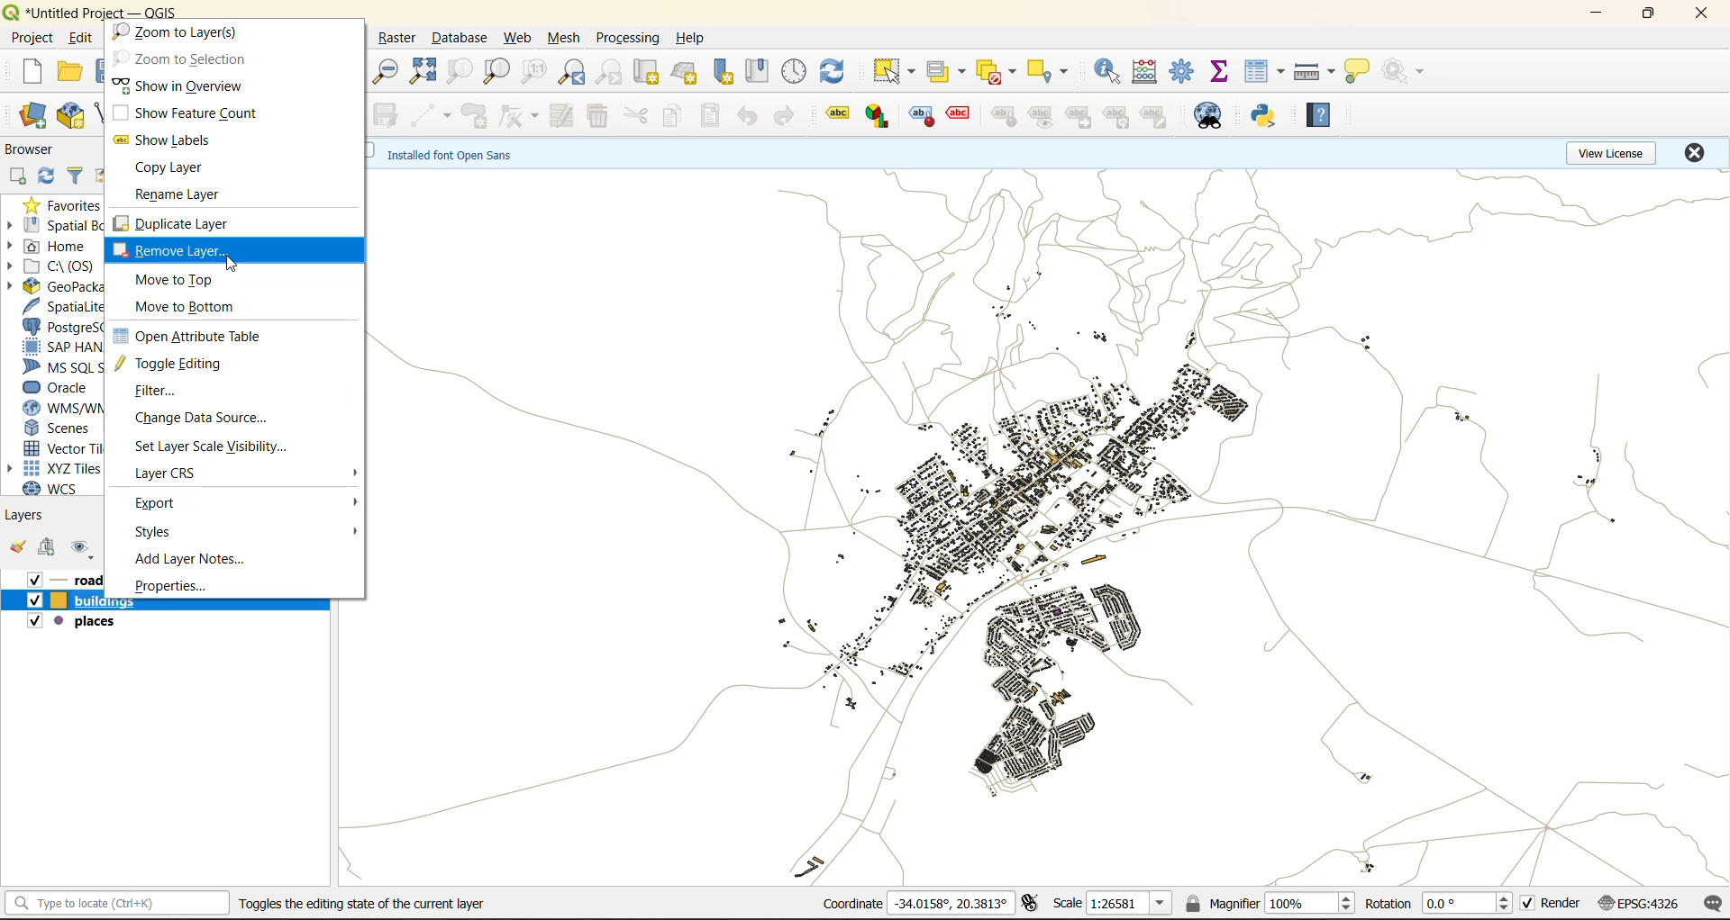 This screenshot has height=920, width=1730. Describe the element at coordinates (426, 72) in the screenshot. I see `zoom full` at that location.